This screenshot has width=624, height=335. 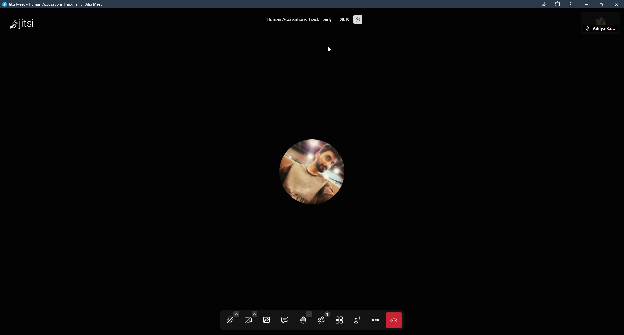 I want to click on mic, so click(x=543, y=4).